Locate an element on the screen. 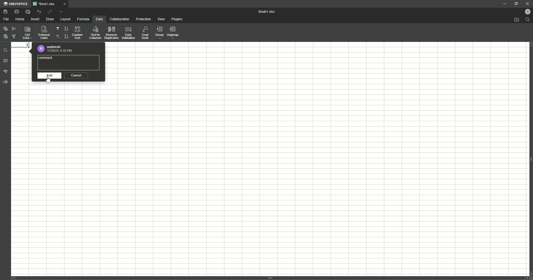 The height and width of the screenshot is (280, 533). Quick Print is located at coordinates (27, 11).